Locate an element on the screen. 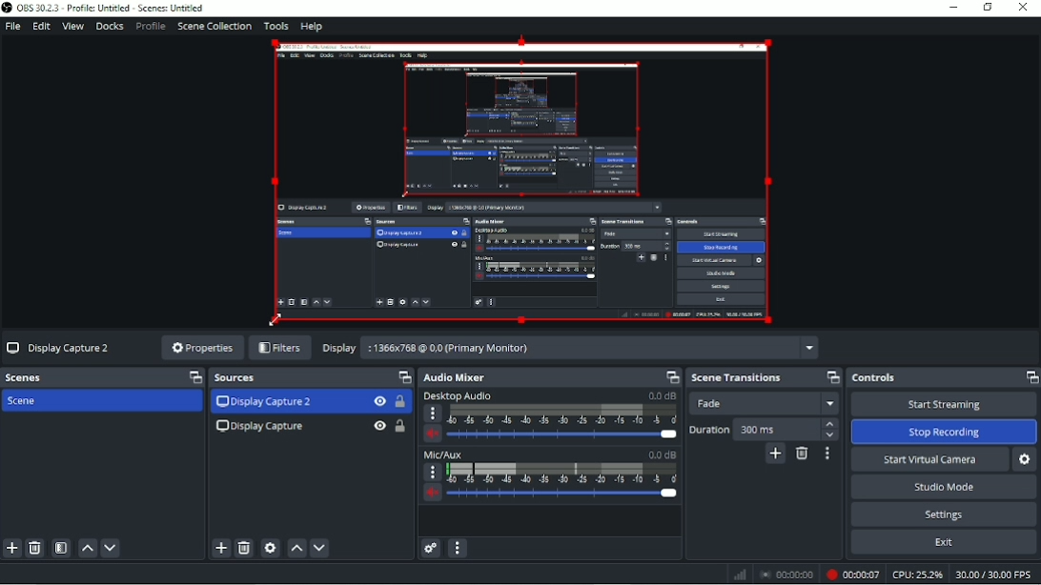 The height and width of the screenshot is (585, 1041). Controls is located at coordinates (874, 378).